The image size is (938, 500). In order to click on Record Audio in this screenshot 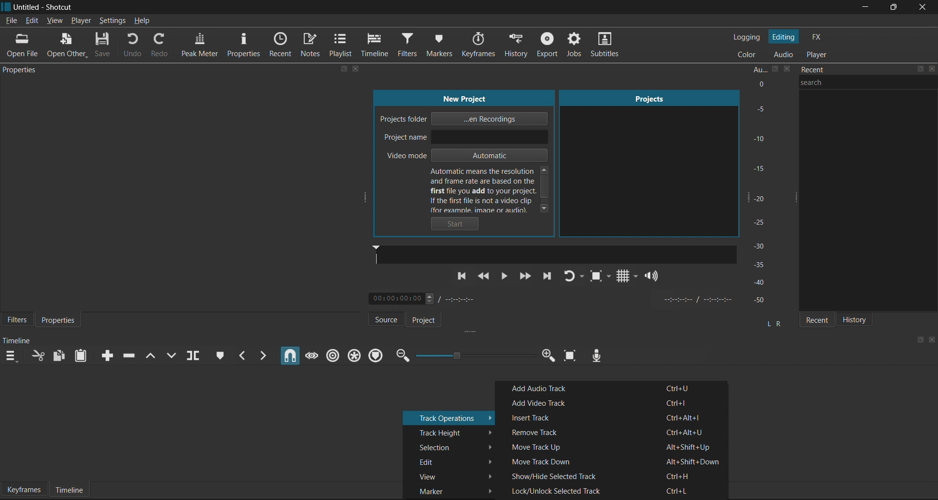, I will do `click(596, 354)`.